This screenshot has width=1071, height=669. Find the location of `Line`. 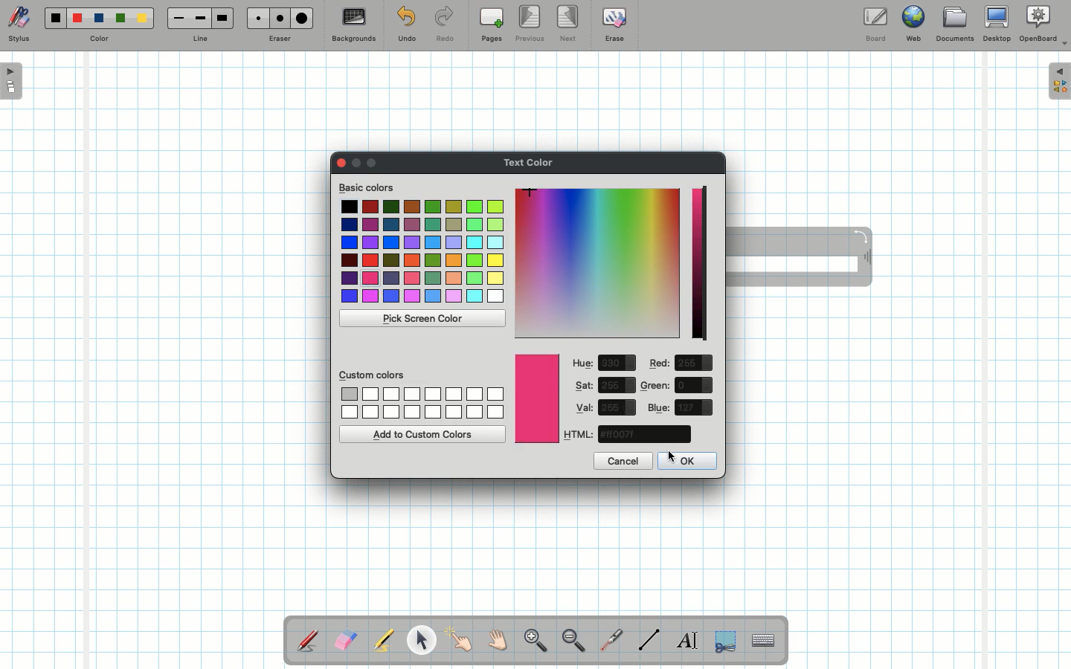

Line is located at coordinates (200, 39).